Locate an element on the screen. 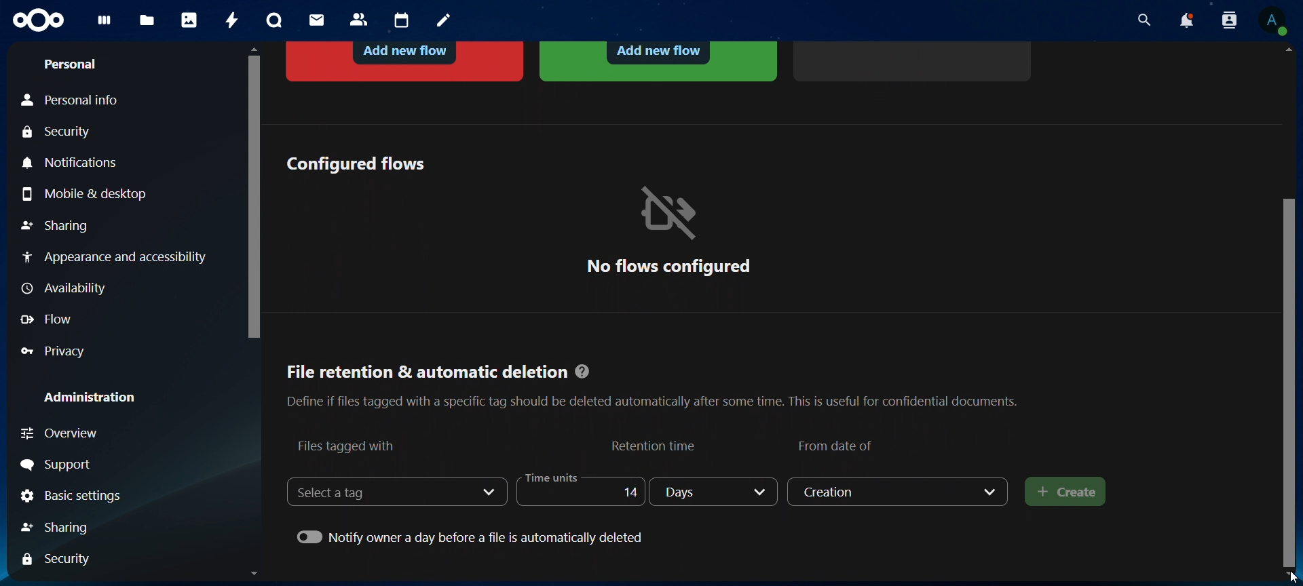 Image resolution: width=1303 pixels, height=586 pixels. photos is located at coordinates (189, 20).